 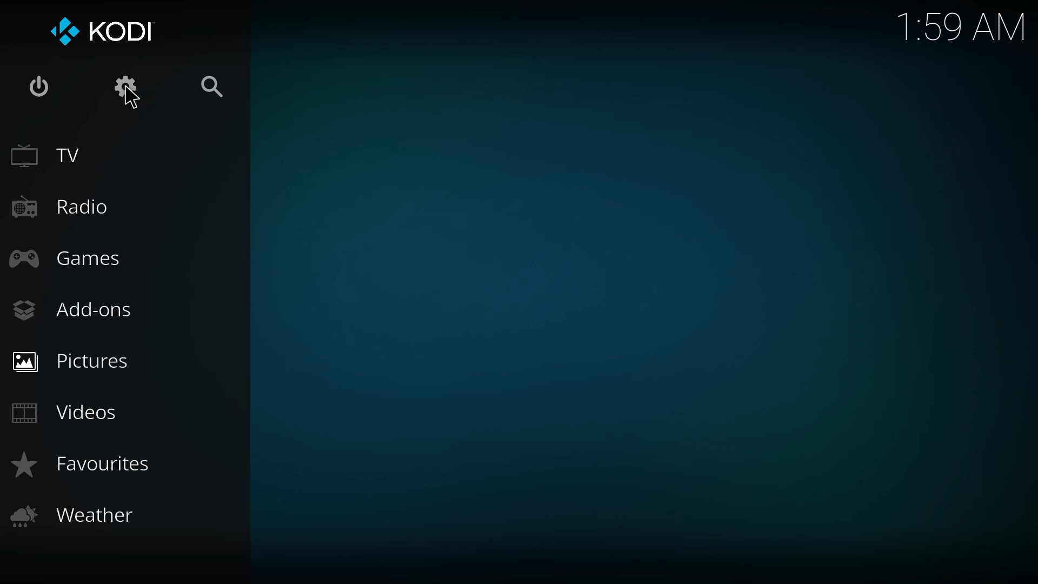 I want to click on radio, so click(x=63, y=204).